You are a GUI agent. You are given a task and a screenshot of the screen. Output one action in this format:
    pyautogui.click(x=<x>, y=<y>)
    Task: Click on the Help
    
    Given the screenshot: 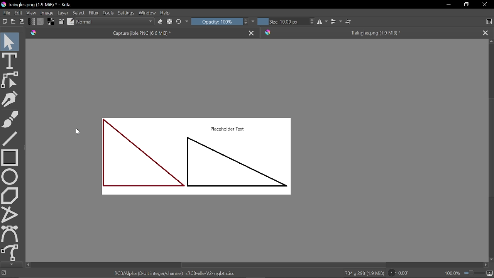 What is the action you would take?
    pyautogui.click(x=166, y=13)
    